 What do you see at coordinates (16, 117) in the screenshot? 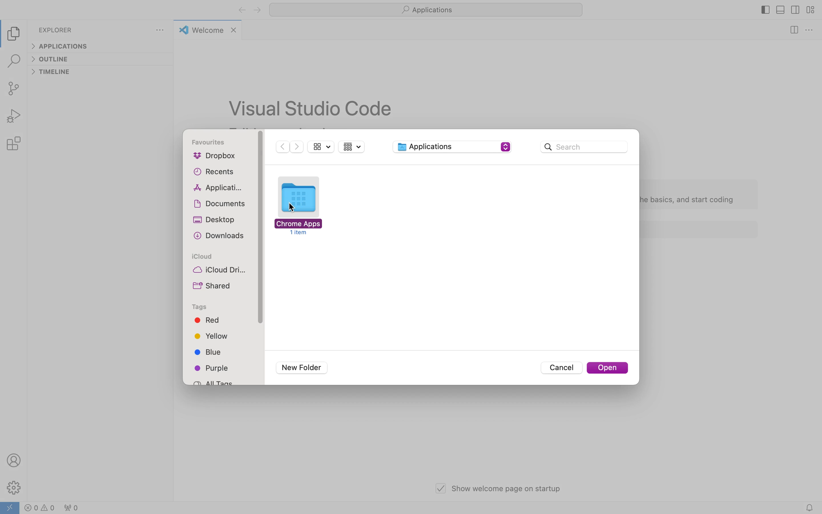
I see `run and debug` at bounding box center [16, 117].